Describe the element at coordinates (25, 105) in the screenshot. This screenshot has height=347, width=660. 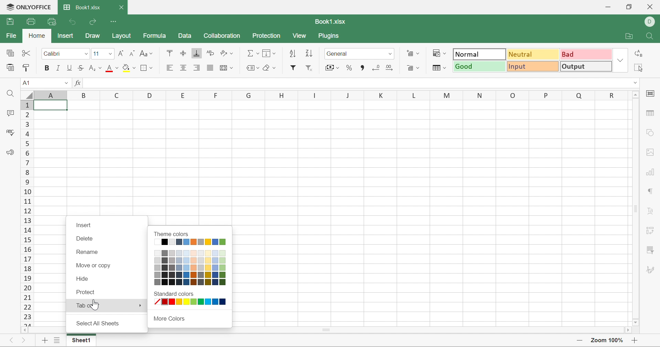
I see `1` at that location.